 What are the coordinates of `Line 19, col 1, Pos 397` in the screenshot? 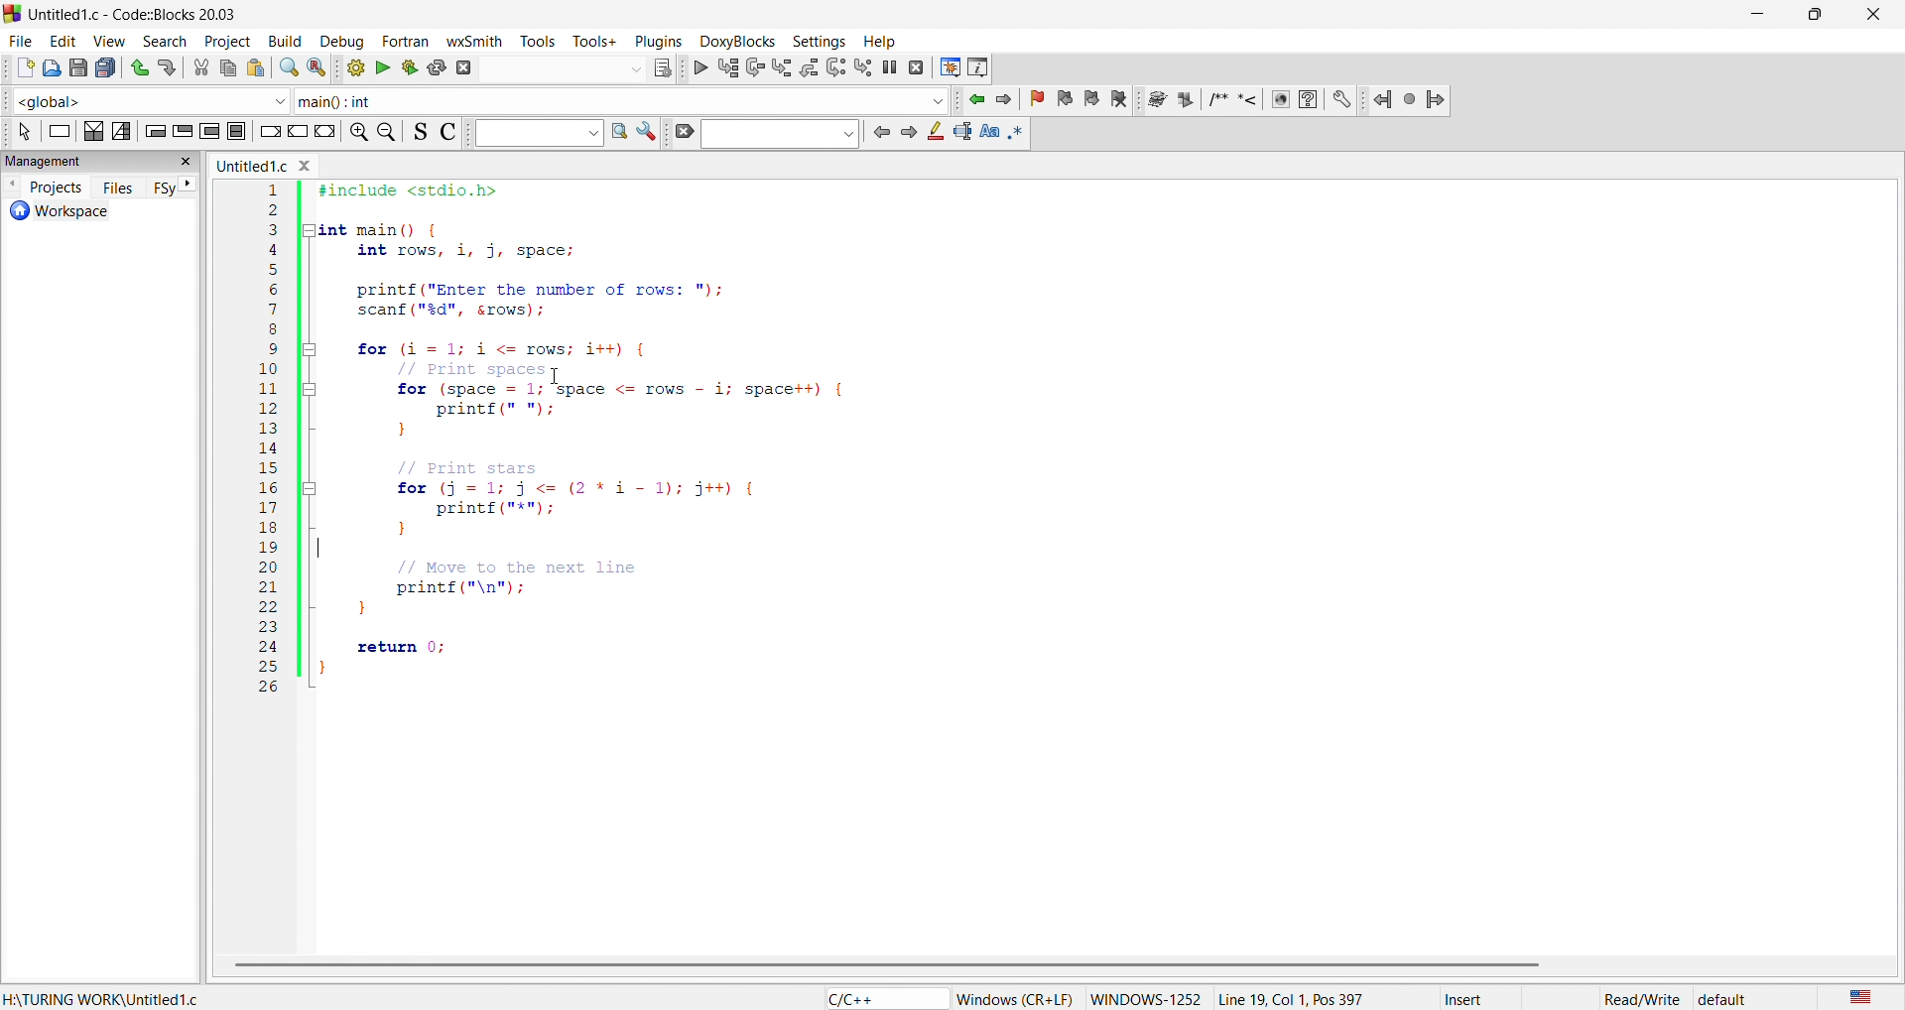 It's located at (1290, 998).